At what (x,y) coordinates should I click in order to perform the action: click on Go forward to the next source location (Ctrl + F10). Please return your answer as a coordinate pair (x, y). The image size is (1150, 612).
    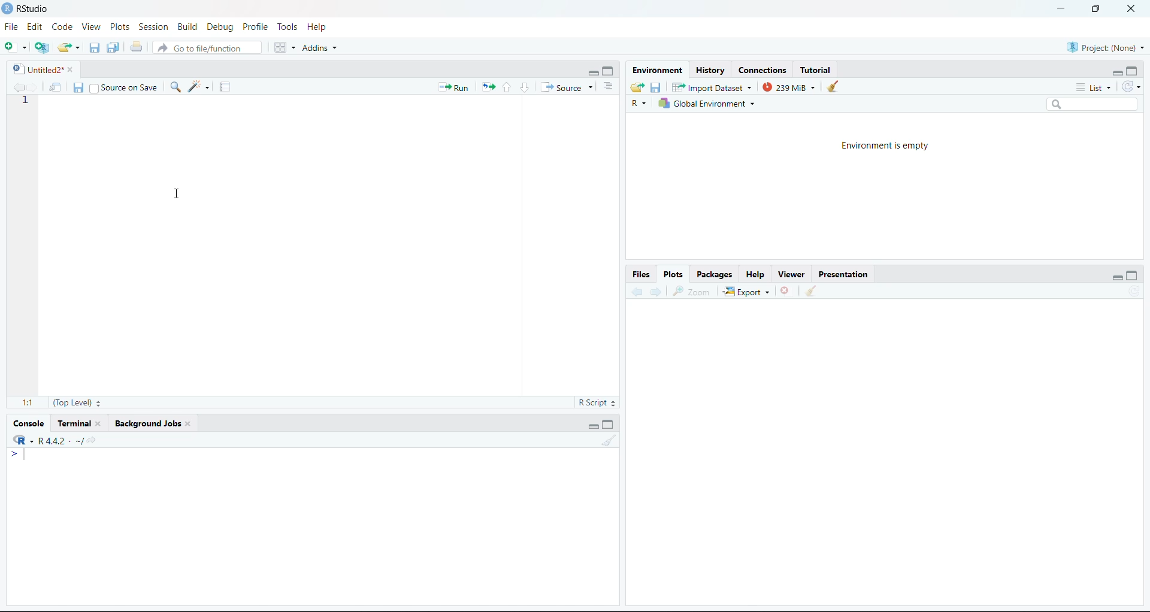
    Looking at the image, I should click on (655, 292).